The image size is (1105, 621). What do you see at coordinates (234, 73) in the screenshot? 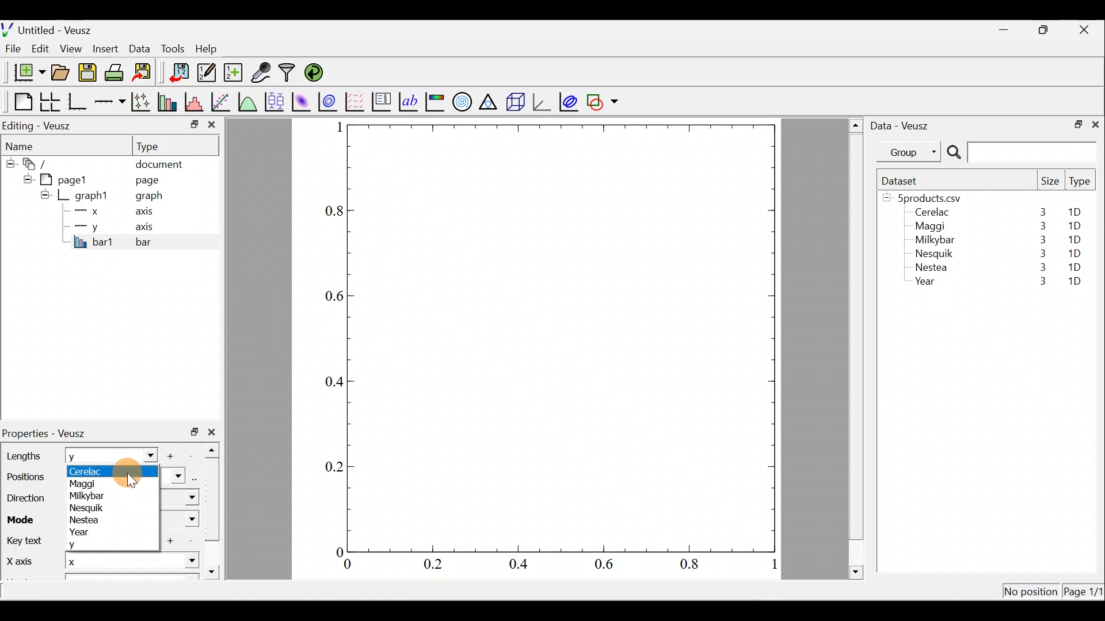
I see `Create new dataset using ranges, parametrically, or as functions of existing datasets.` at bounding box center [234, 73].